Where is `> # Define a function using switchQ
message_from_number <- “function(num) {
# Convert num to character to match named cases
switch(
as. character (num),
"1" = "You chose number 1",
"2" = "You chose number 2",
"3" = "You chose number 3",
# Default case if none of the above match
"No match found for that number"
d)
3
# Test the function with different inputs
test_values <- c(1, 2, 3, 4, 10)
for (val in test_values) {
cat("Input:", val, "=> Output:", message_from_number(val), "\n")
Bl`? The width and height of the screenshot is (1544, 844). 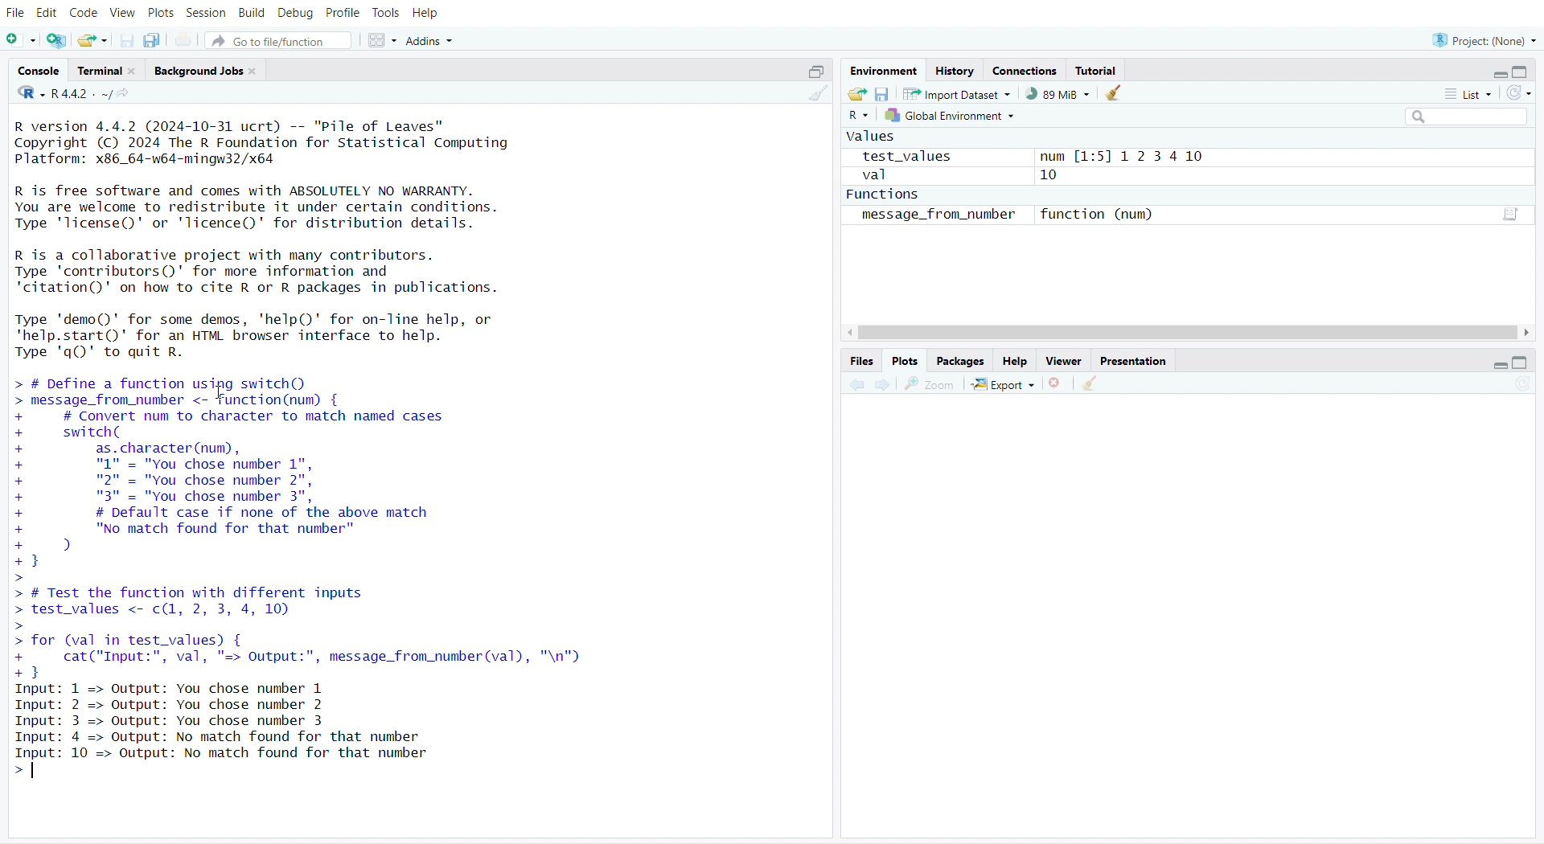 > # Define a function using switchQ
message_from_number <- “function(num) {
# Convert num to character to match named cases
switch(
as. character (num),
"1" = "You chose number 1",
"2" = "You chose number 2",
"3" = "You chose number 3",
# Default case if none of the above match
"No match found for that number"
d)
3
# Test the function with different inputs
test_values <- c(1, 2, 3, 4, 10)
for (val in test_values) {
cat("Input:", val, "=> Output:", message_from_number(val), "\n")
Bl is located at coordinates (409, 526).